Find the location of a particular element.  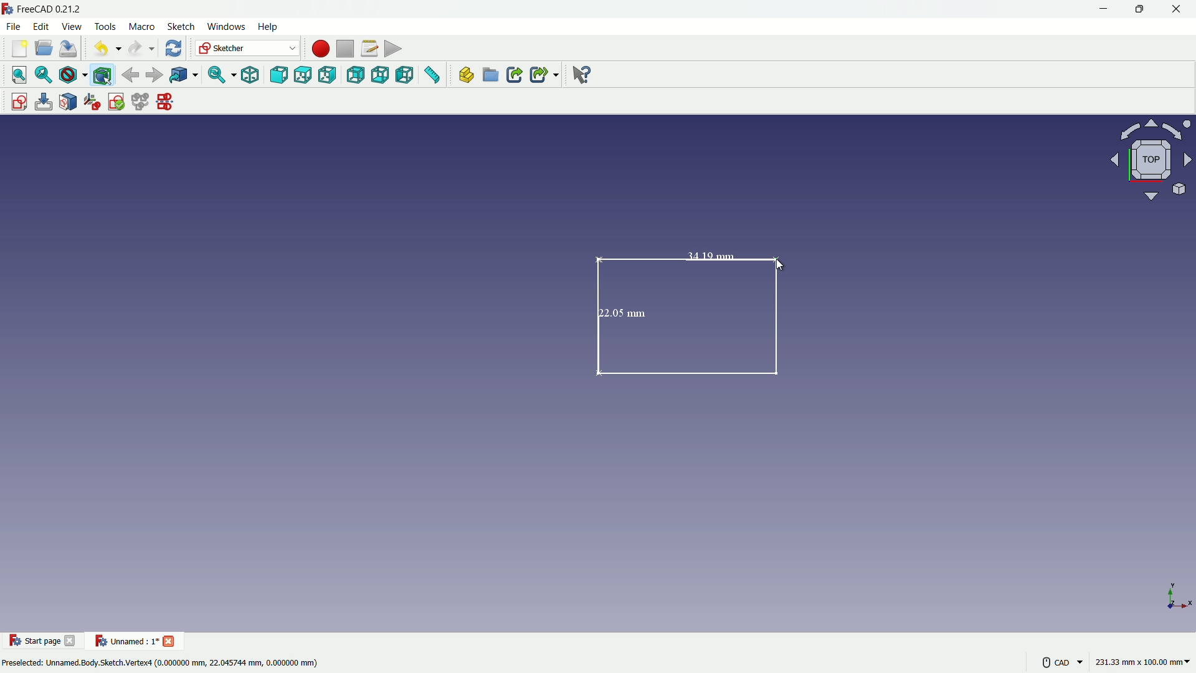

switch workbenches is located at coordinates (247, 49).